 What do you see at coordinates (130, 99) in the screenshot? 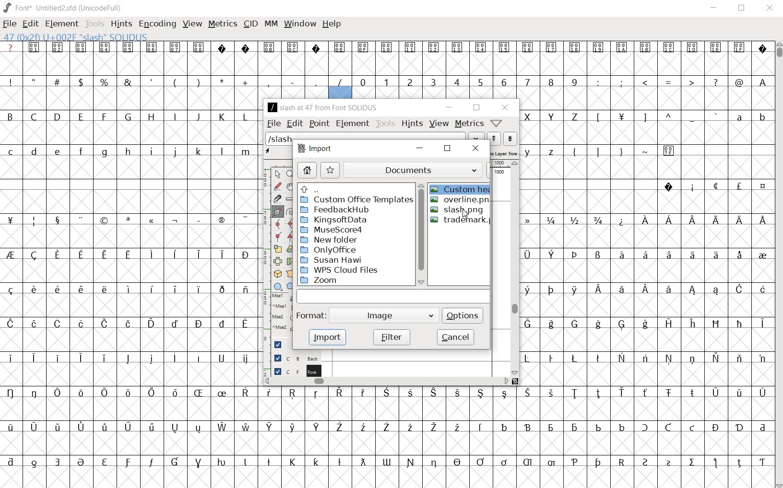
I see `empty cells` at bounding box center [130, 99].